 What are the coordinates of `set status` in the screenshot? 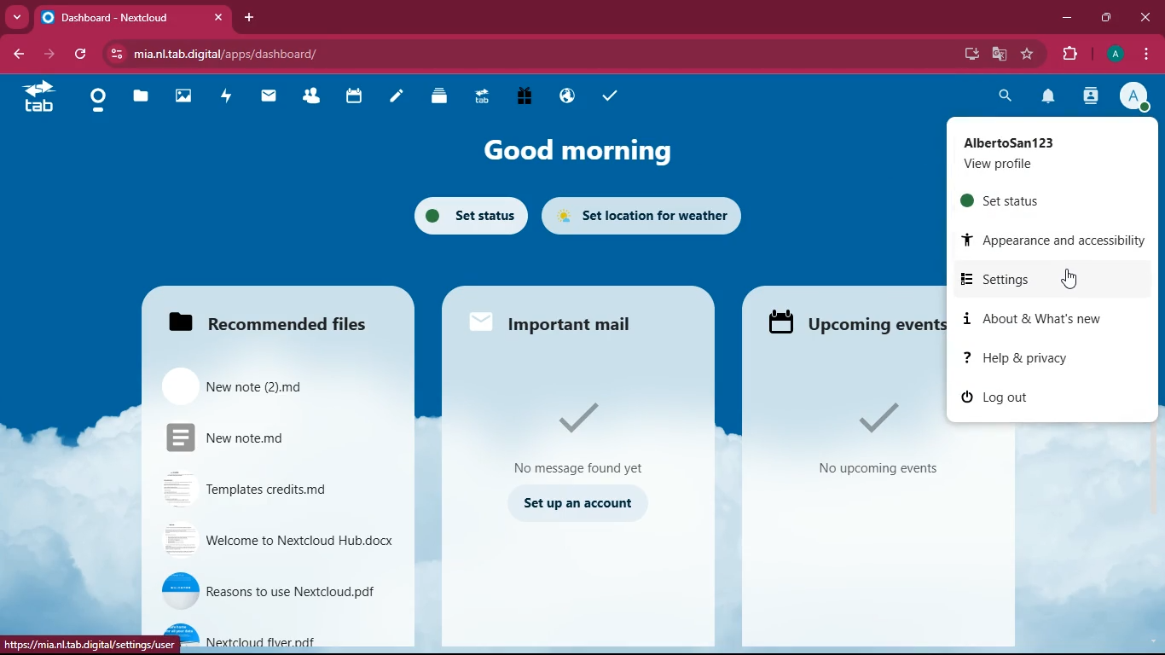 It's located at (469, 214).